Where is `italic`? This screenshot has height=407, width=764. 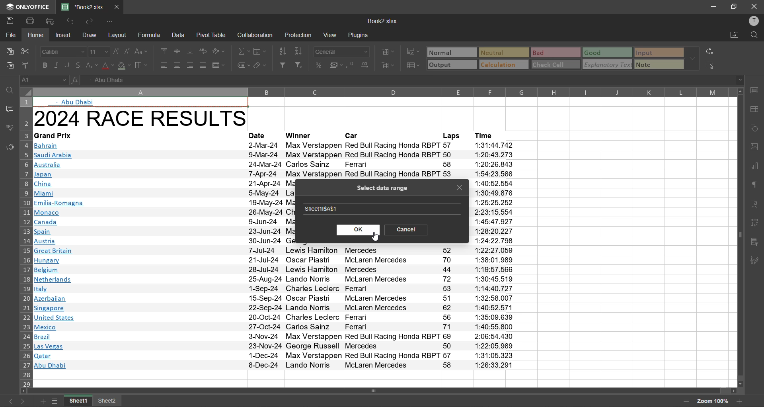 italic is located at coordinates (55, 65).